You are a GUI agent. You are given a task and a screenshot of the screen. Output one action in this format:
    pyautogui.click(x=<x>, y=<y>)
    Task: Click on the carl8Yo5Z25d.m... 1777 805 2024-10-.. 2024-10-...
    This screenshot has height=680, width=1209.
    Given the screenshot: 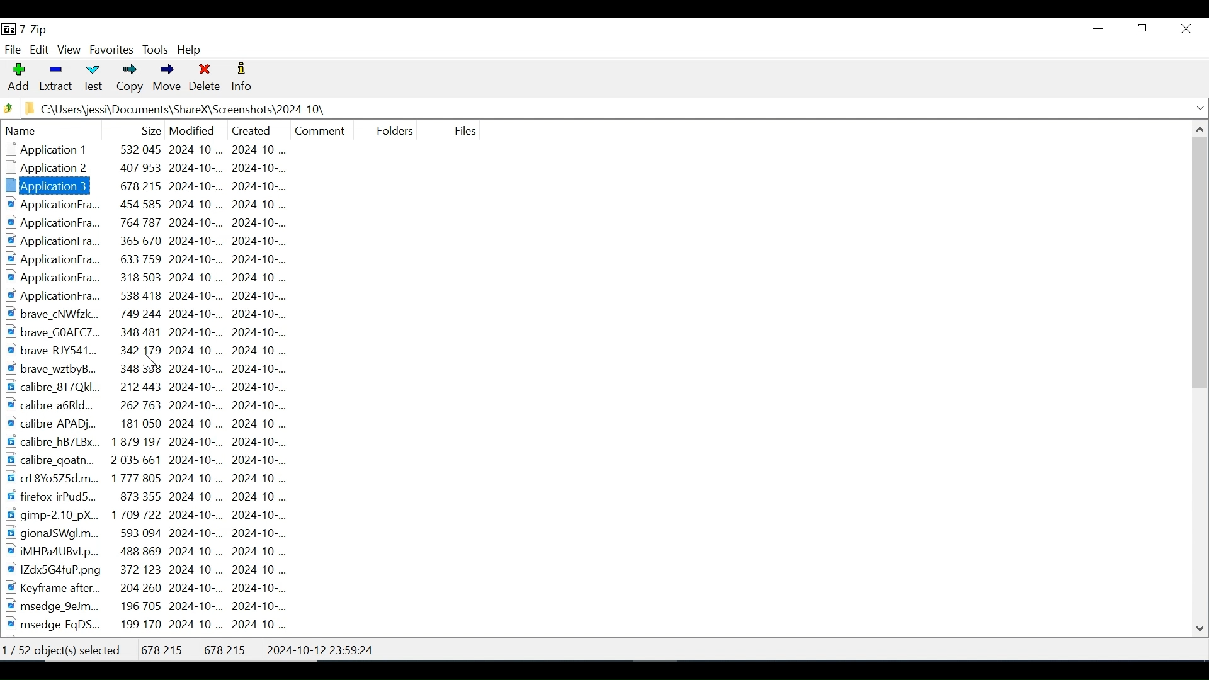 What is the action you would take?
    pyautogui.click(x=156, y=477)
    